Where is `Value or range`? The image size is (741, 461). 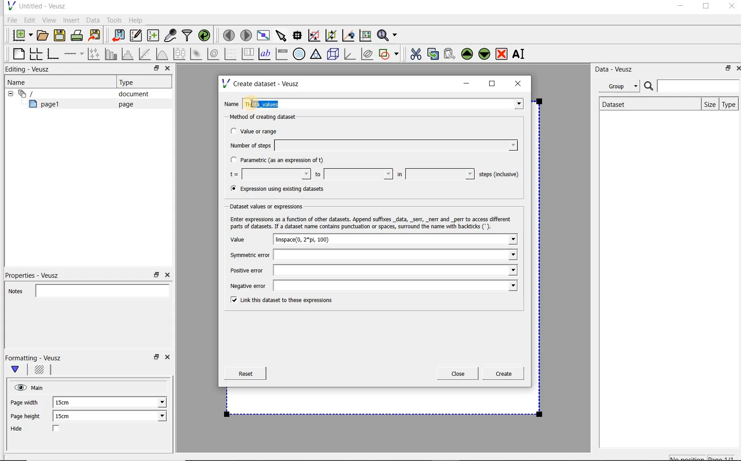 Value or range is located at coordinates (262, 130).